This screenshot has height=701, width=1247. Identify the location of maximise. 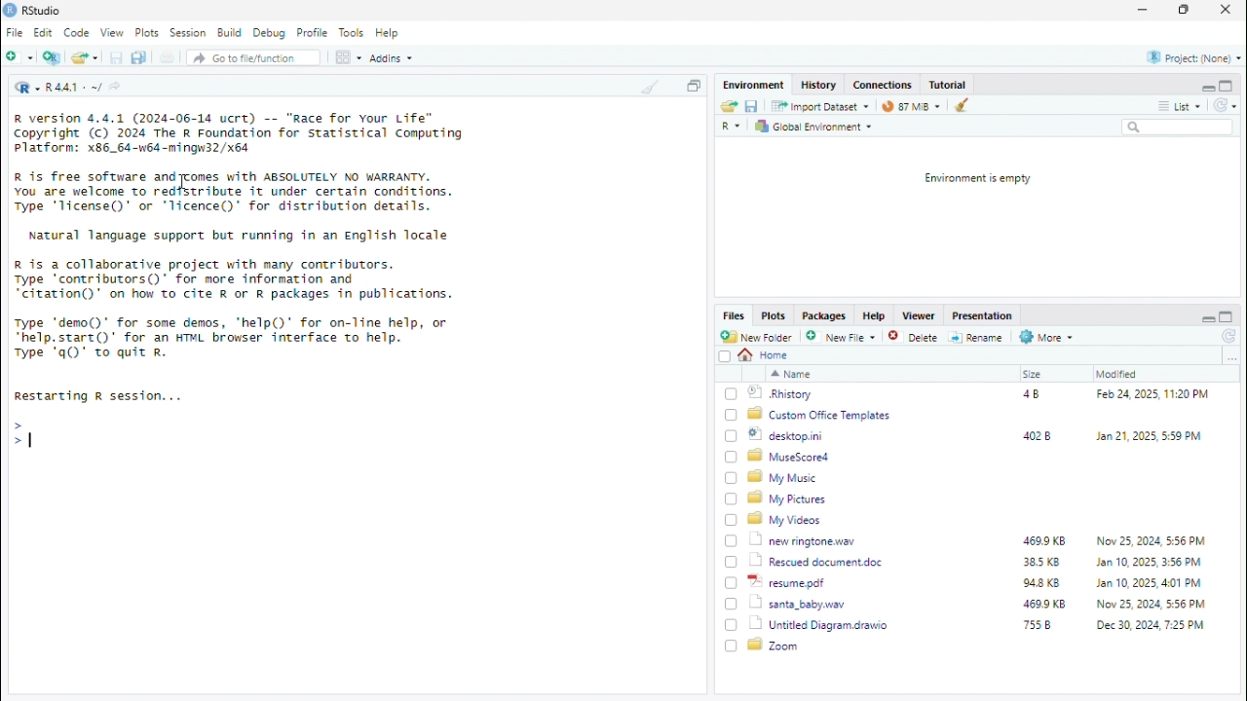
(1227, 85).